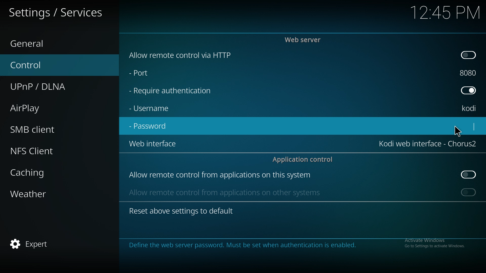 This screenshot has width=486, height=273. What do you see at coordinates (470, 109) in the screenshot?
I see `username` at bounding box center [470, 109].